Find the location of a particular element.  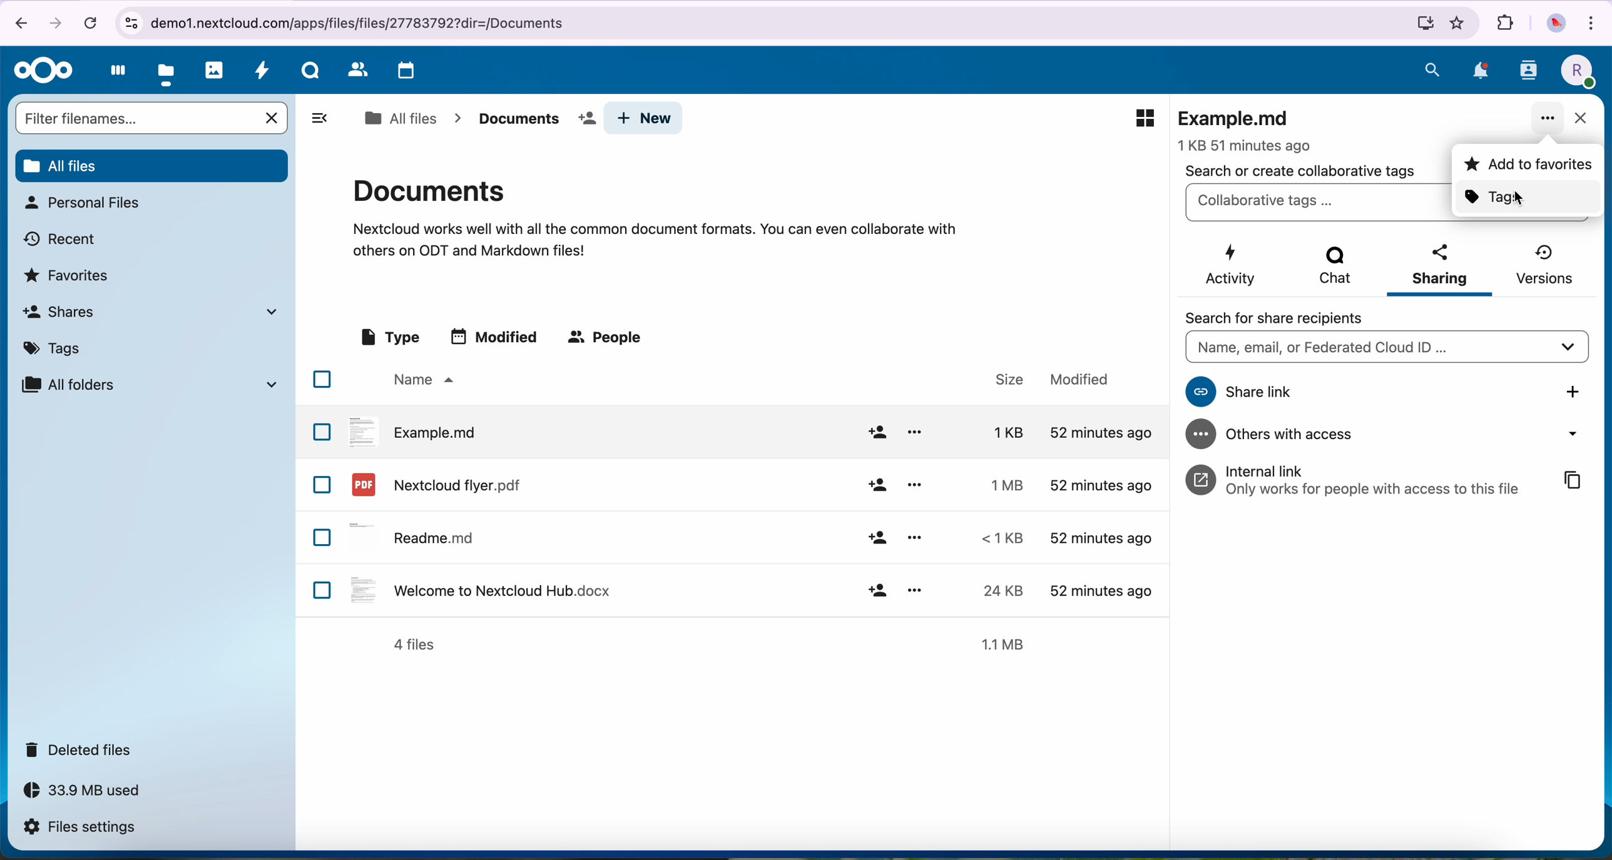

talk is located at coordinates (309, 73).